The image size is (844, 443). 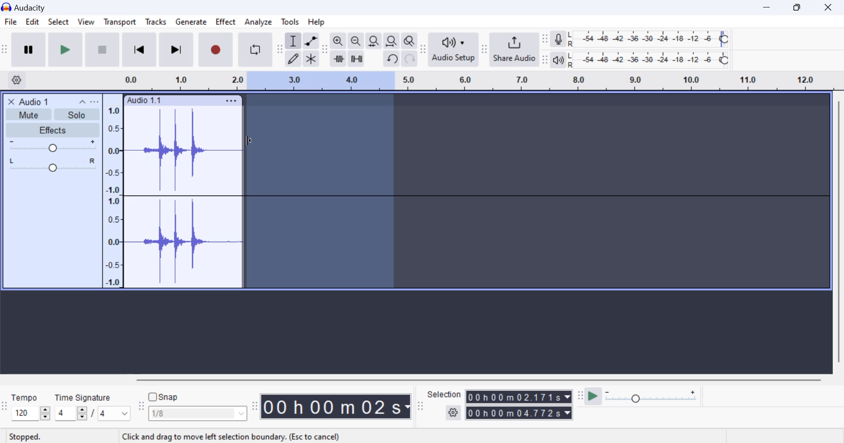 What do you see at coordinates (58, 24) in the screenshot?
I see `Select` at bounding box center [58, 24].